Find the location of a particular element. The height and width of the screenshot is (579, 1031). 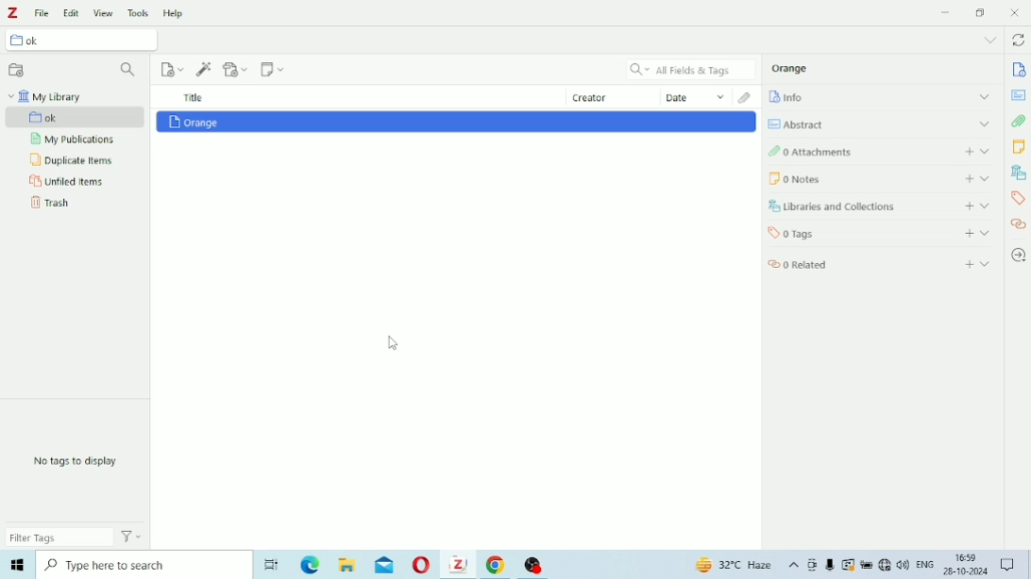

File Explorer is located at coordinates (348, 565).